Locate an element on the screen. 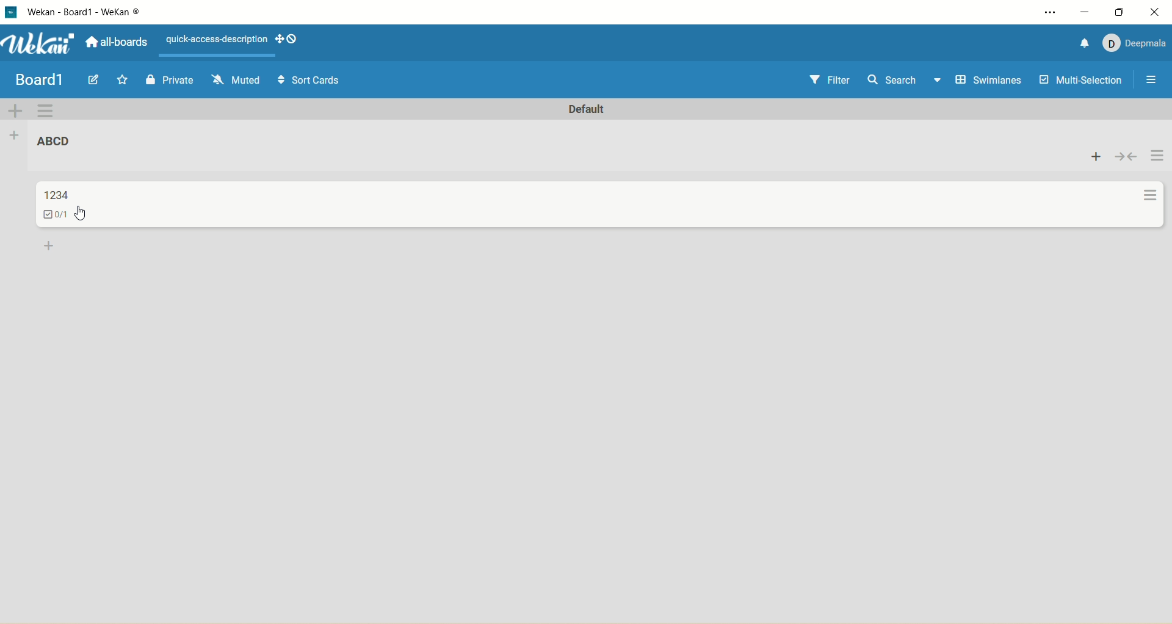 This screenshot has width=1172, height=624. notification is located at coordinates (1082, 45).